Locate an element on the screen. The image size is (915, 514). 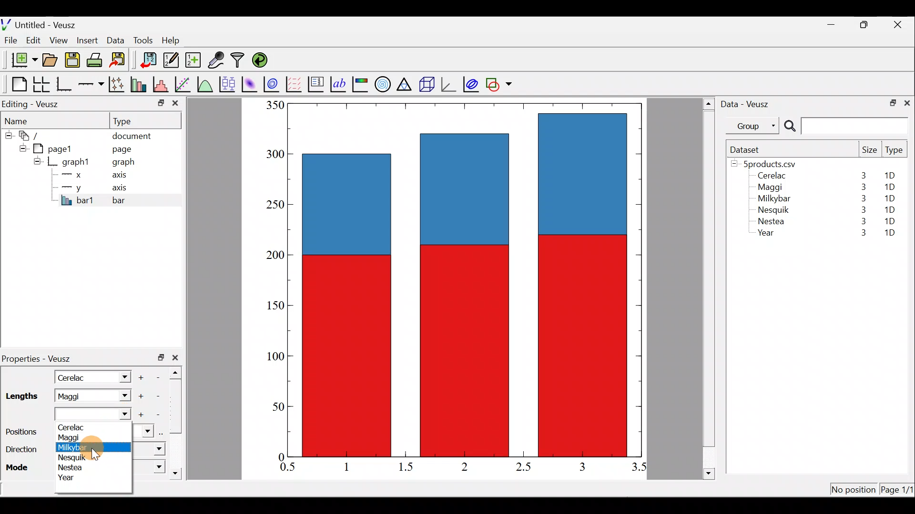
Help is located at coordinates (176, 40).